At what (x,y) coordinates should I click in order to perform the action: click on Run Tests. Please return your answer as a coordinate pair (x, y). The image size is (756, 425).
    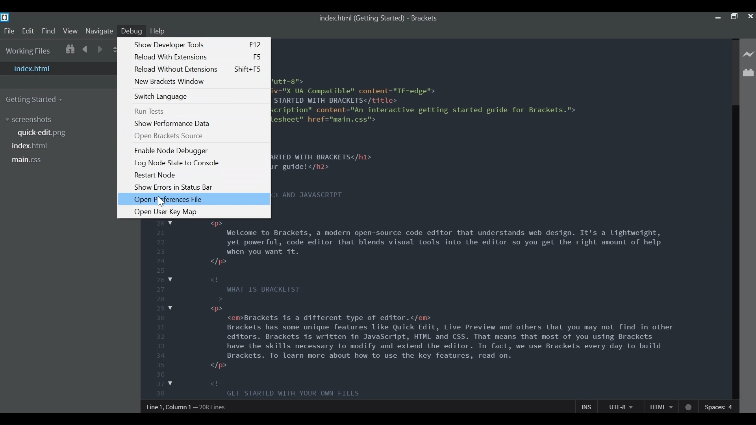
    Looking at the image, I should click on (149, 111).